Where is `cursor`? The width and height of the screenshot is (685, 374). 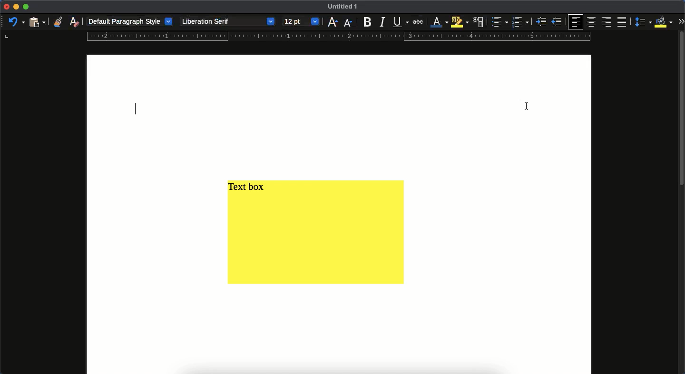 cursor is located at coordinates (529, 105).